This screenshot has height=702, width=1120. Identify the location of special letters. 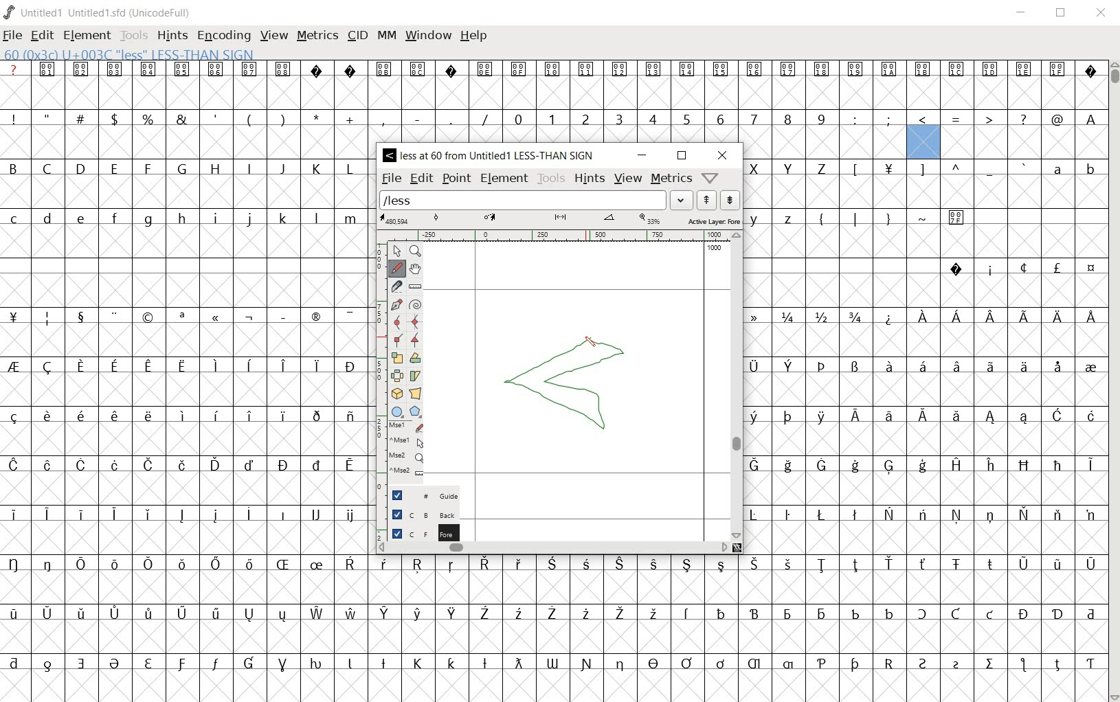
(923, 363).